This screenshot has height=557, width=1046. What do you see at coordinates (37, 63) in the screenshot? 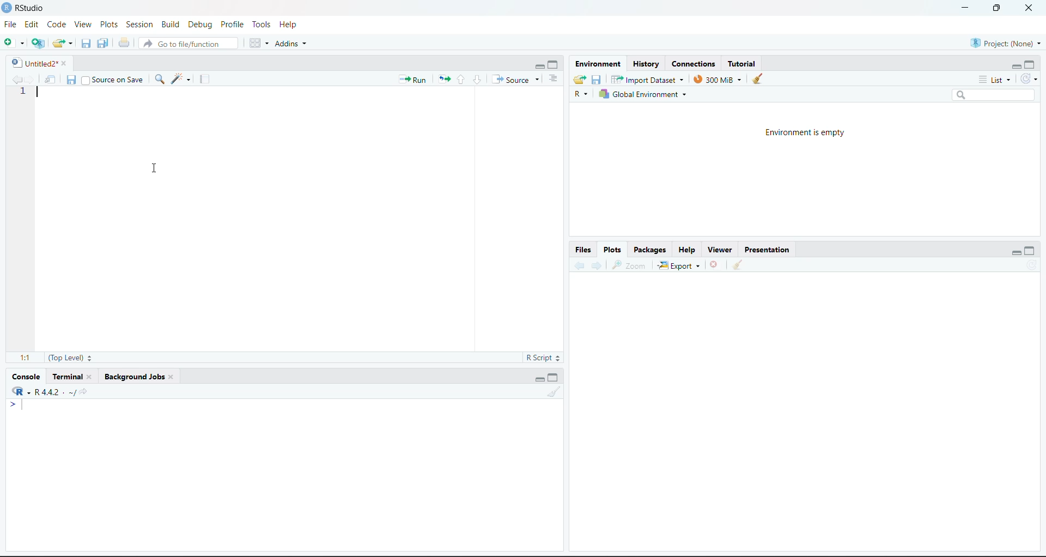
I see ` Untitled2` at bounding box center [37, 63].